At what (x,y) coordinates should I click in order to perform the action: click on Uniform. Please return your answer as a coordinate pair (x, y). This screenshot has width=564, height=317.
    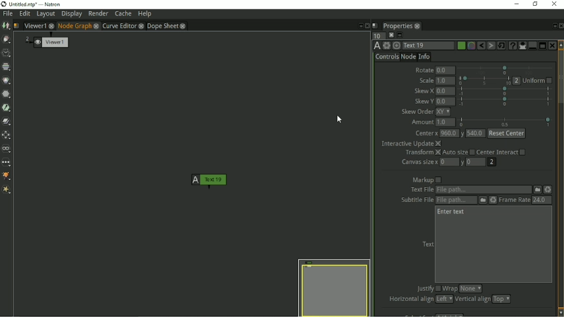
    Looking at the image, I should click on (539, 81).